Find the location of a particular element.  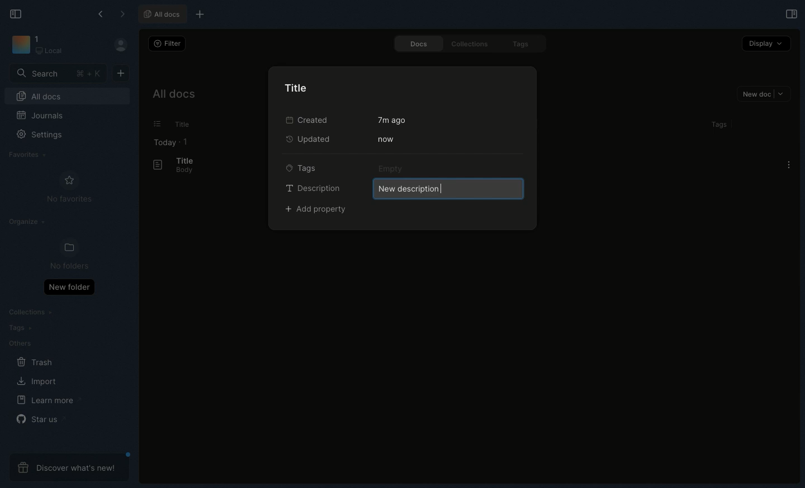

No folders is located at coordinates (65, 255).